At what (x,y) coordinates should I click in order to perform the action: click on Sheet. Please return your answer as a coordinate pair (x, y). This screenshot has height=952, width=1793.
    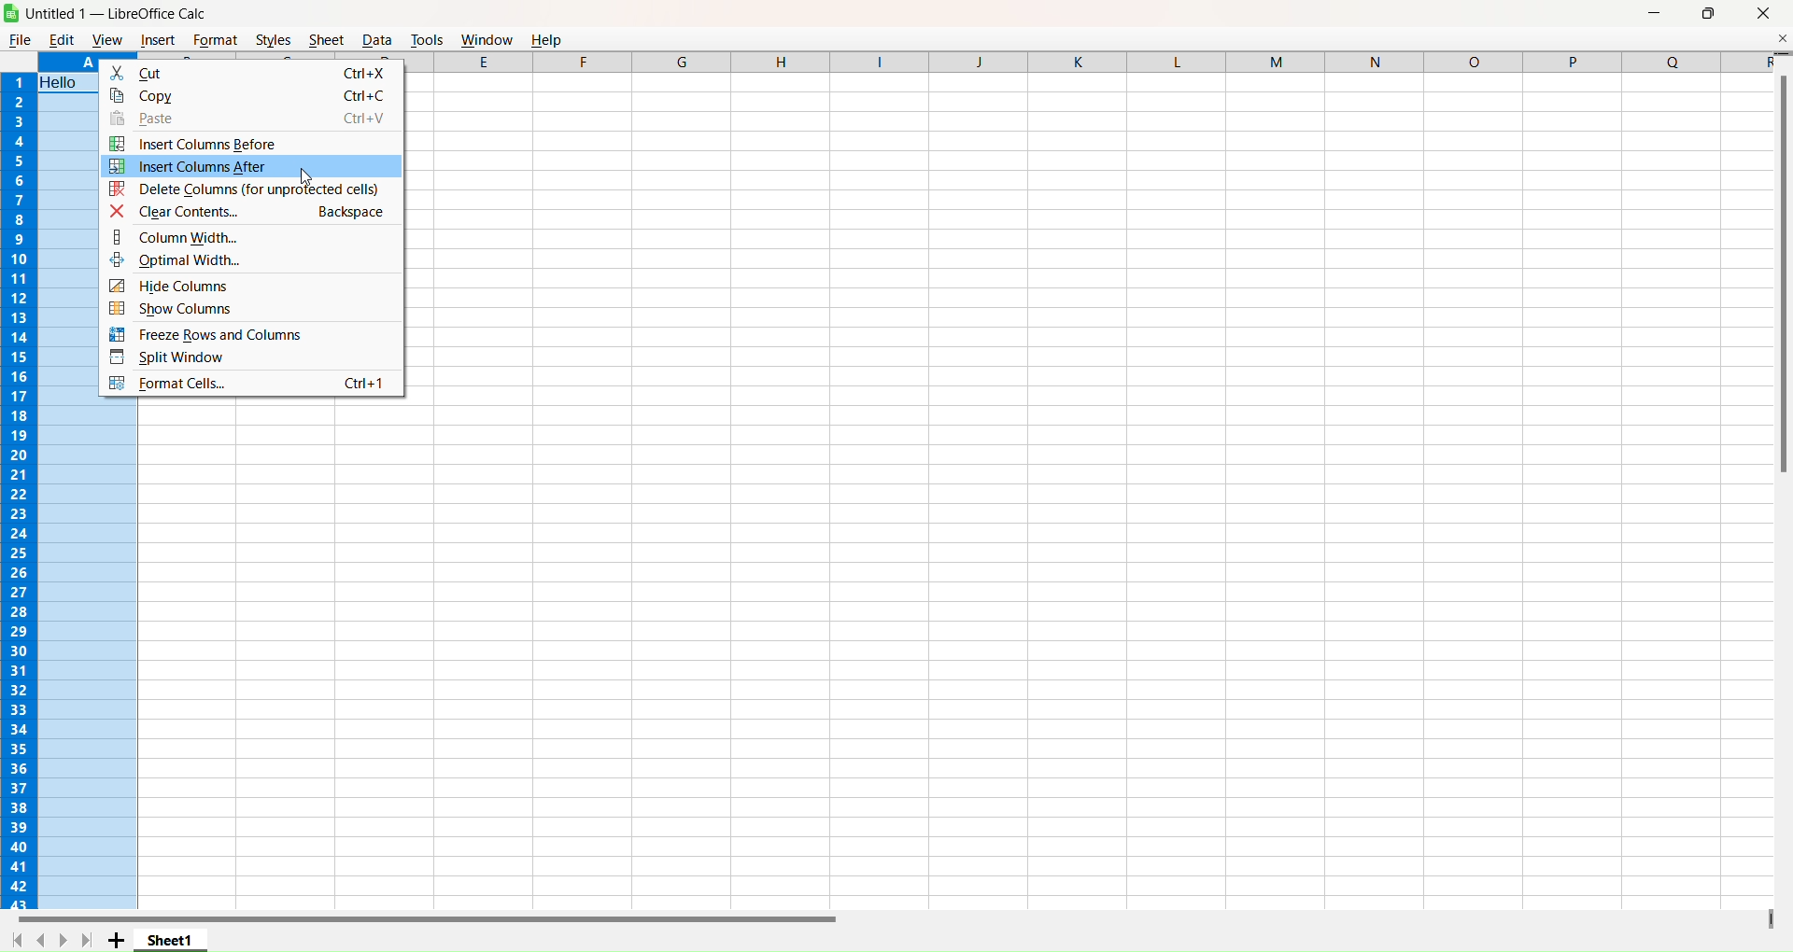
    Looking at the image, I should click on (325, 39).